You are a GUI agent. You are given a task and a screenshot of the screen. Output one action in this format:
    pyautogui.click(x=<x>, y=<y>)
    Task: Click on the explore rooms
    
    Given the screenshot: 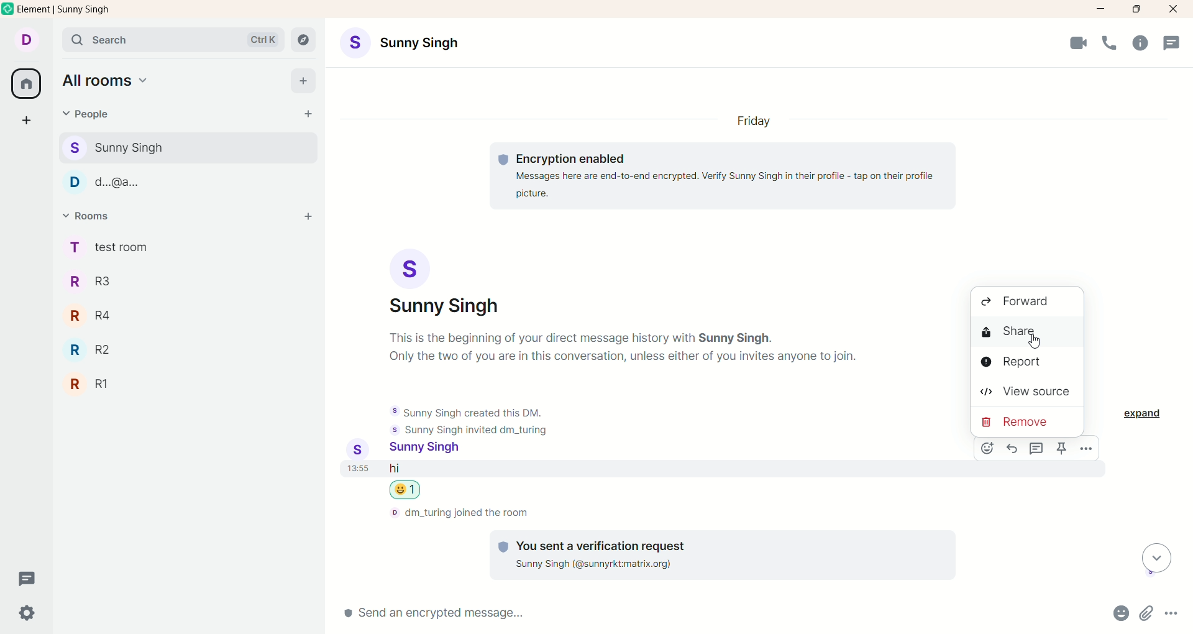 What is the action you would take?
    pyautogui.click(x=304, y=41)
    